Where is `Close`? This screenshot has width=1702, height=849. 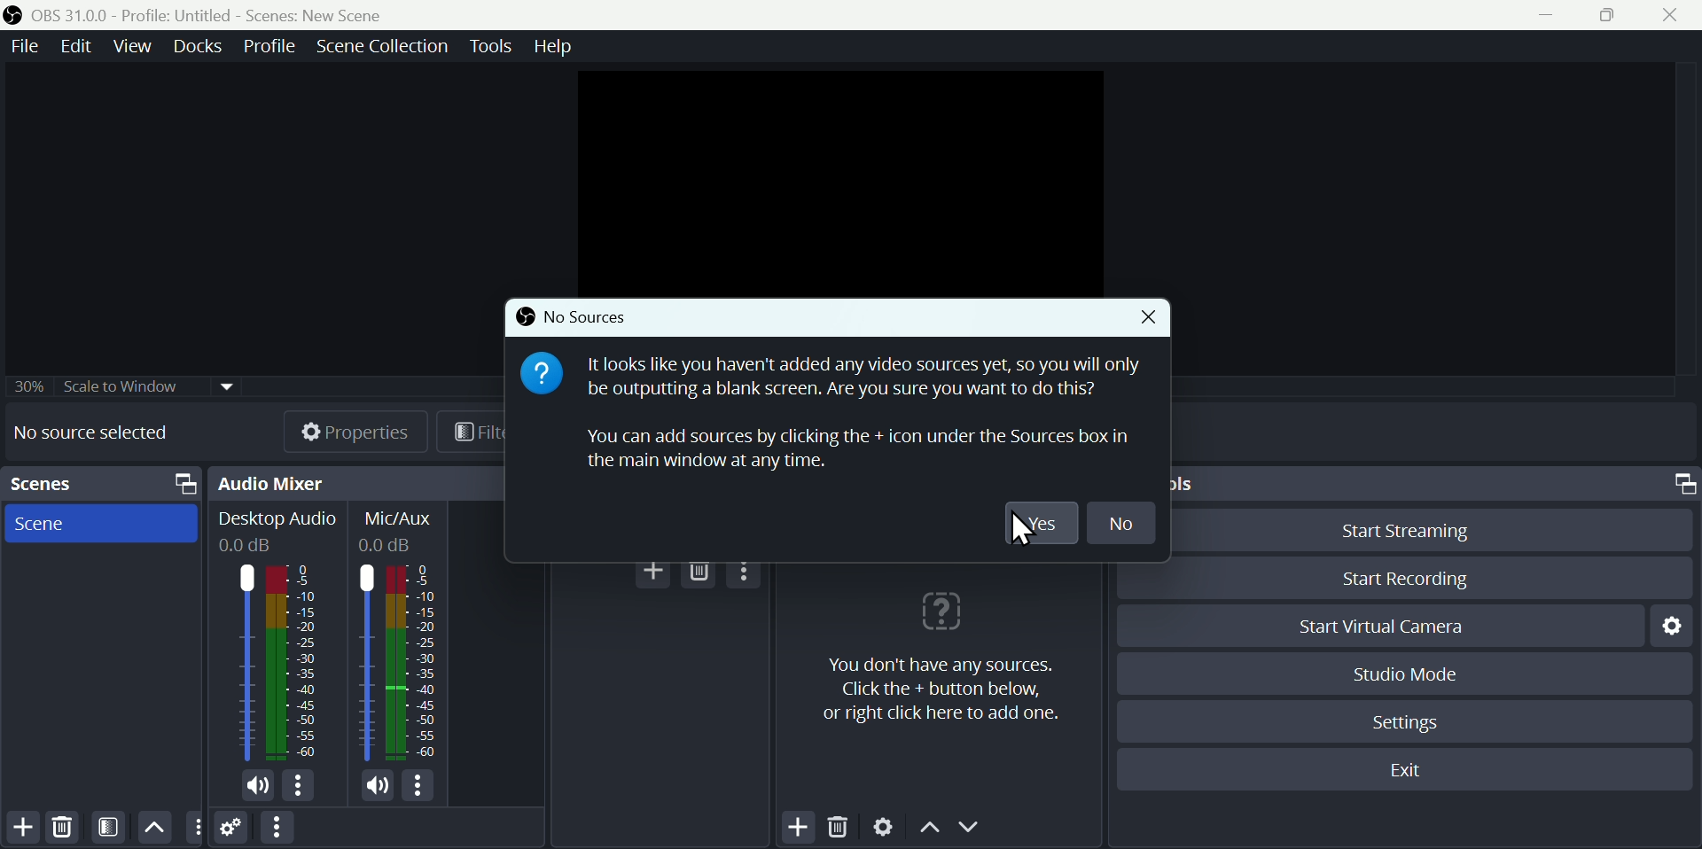
Close is located at coordinates (1152, 321).